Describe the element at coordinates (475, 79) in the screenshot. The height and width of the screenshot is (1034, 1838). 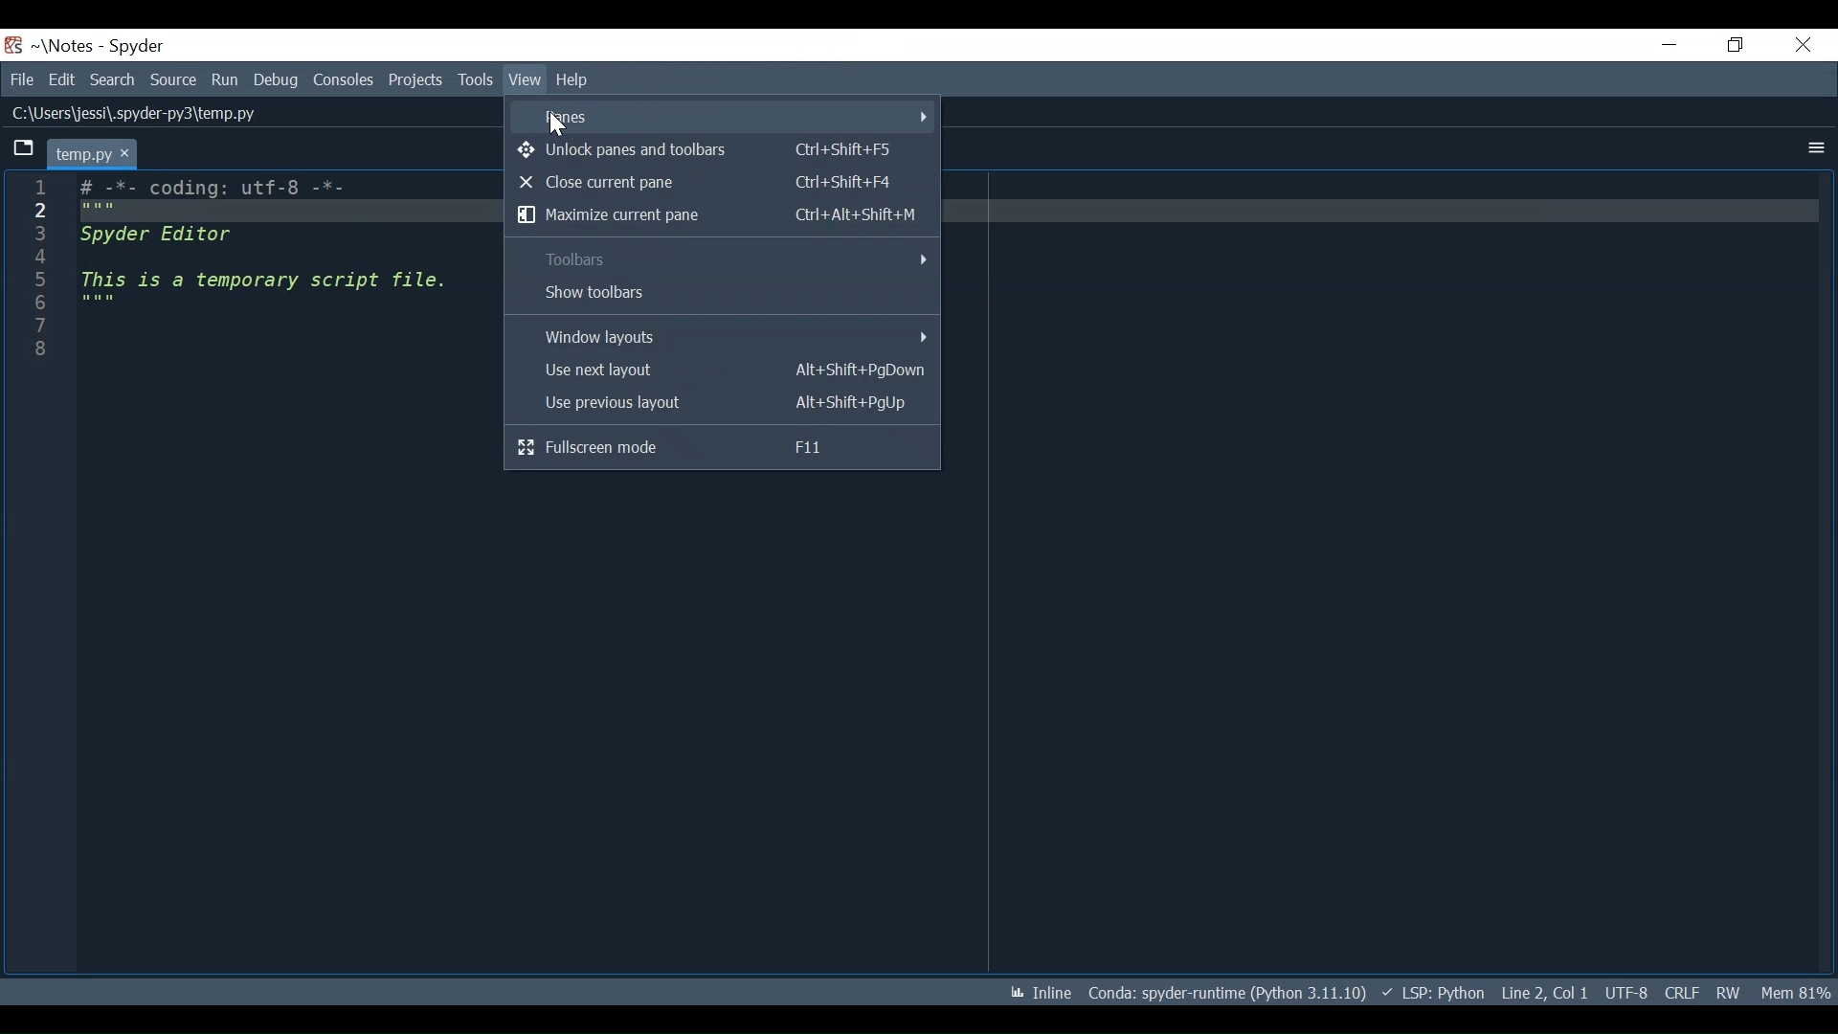
I see `View` at that location.